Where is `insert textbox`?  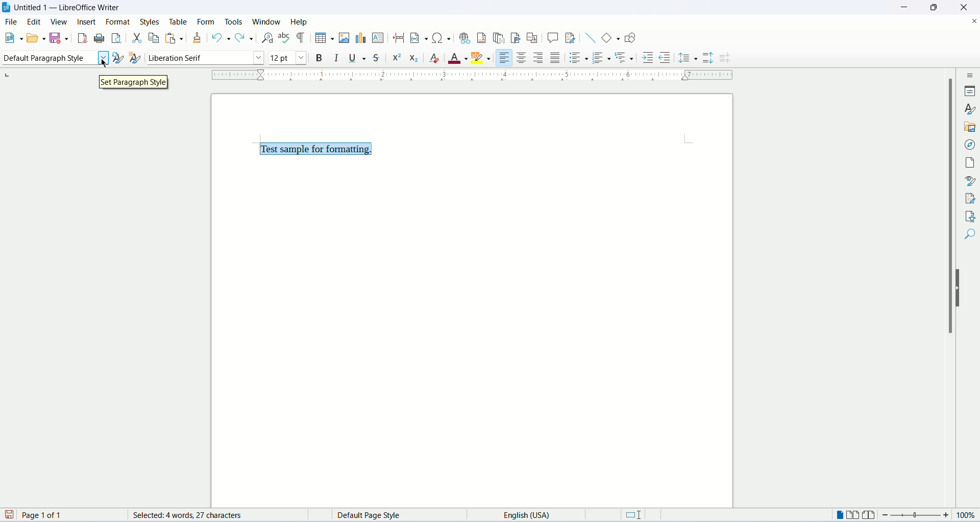
insert textbox is located at coordinates (379, 38).